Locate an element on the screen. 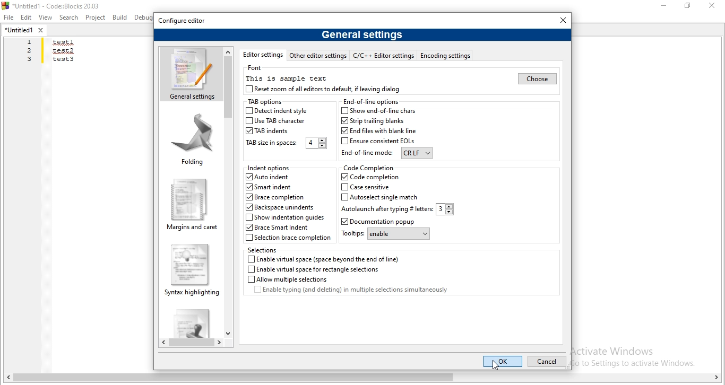 Image resolution: width=725 pixels, height=385 pixels. cursor on OK is located at coordinates (496, 366).